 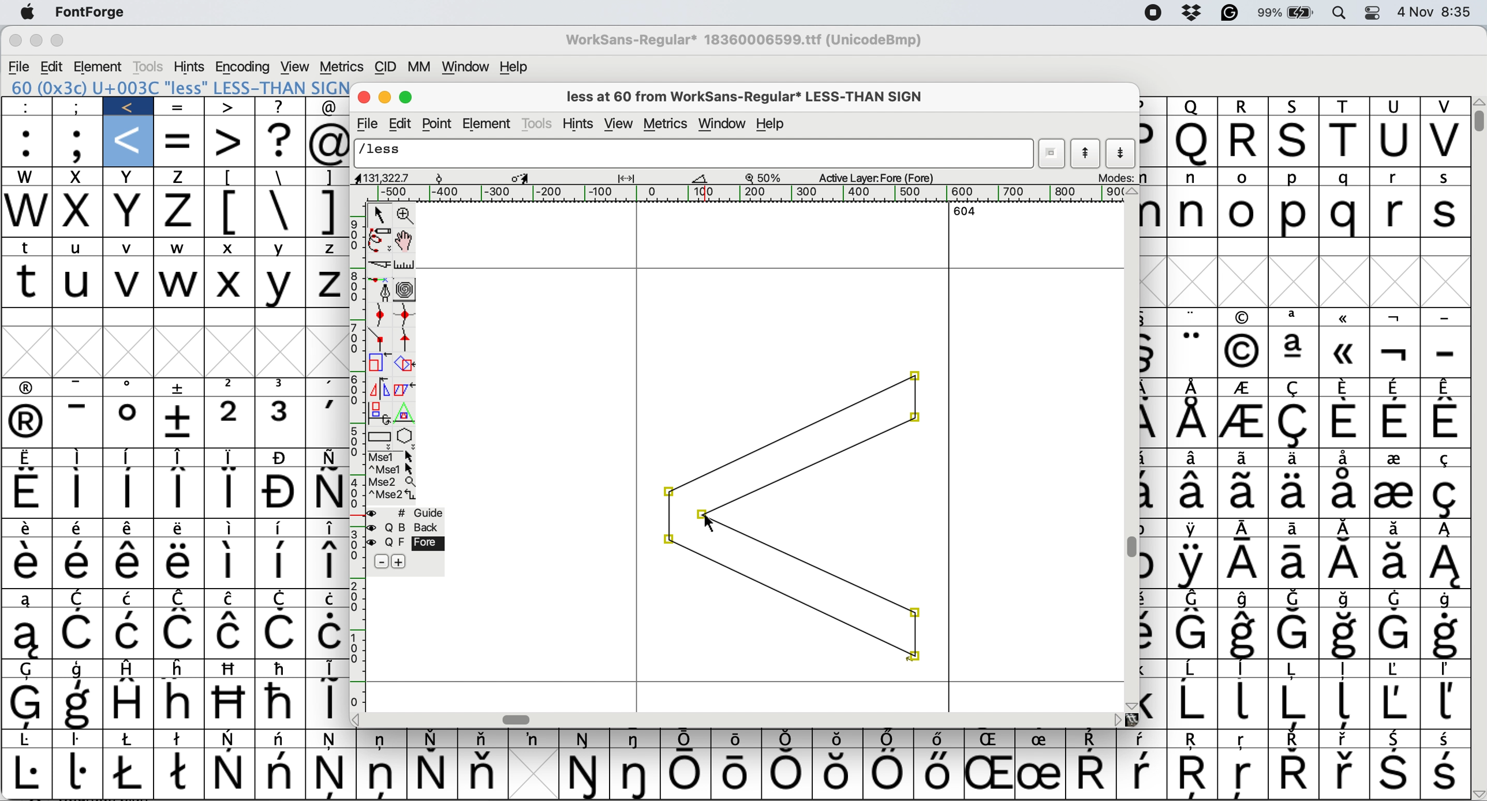 What do you see at coordinates (666, 124) in the screenshot?
I see `metrics` at bounding box center [666, 124].